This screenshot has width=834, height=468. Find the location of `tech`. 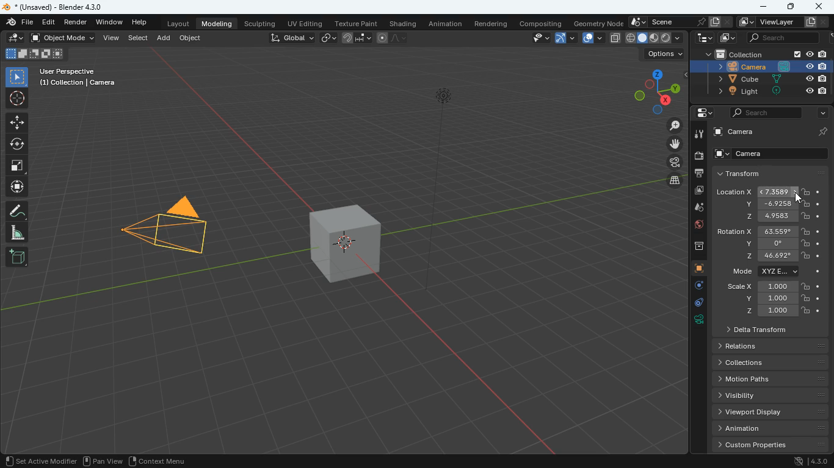

tech is located at coordinates (703, 38).